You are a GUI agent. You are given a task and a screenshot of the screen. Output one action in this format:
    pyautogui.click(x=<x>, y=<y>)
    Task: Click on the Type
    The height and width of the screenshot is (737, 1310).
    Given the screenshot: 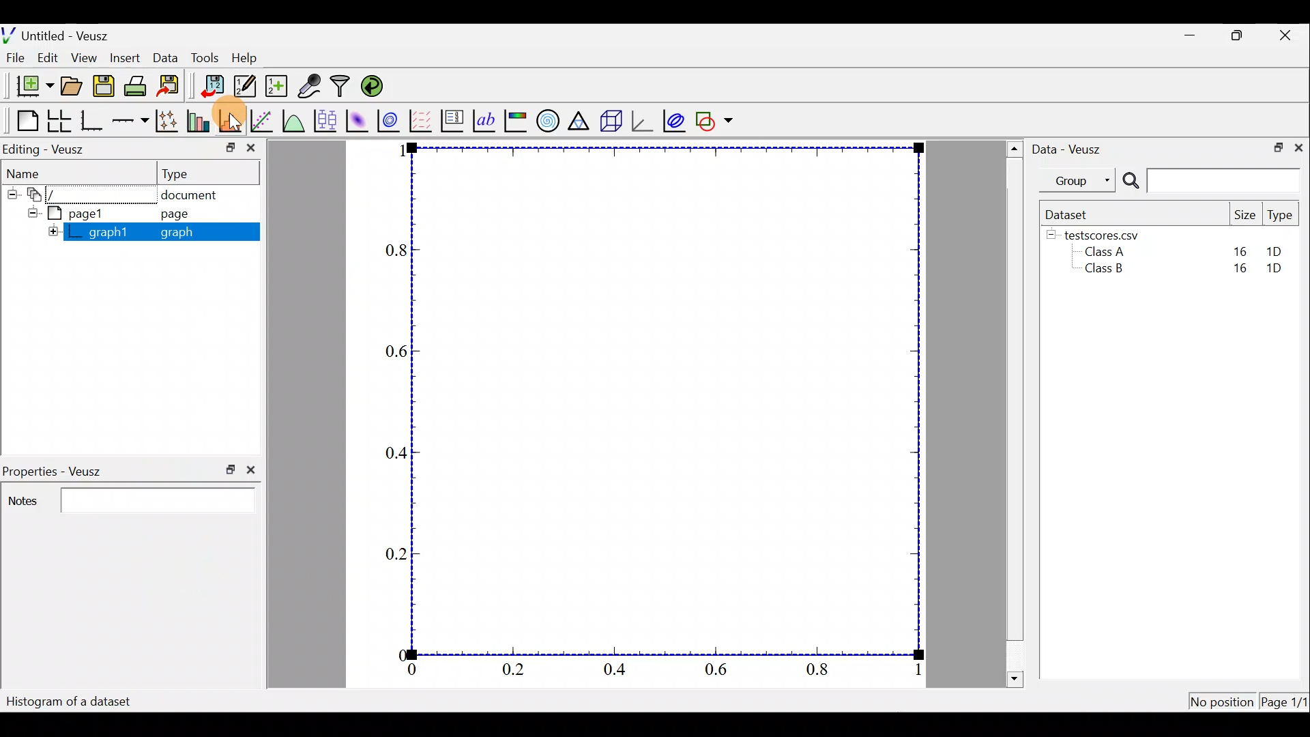 What is the action you would take?
    pyautogui.click(x=1281, y=216)
    